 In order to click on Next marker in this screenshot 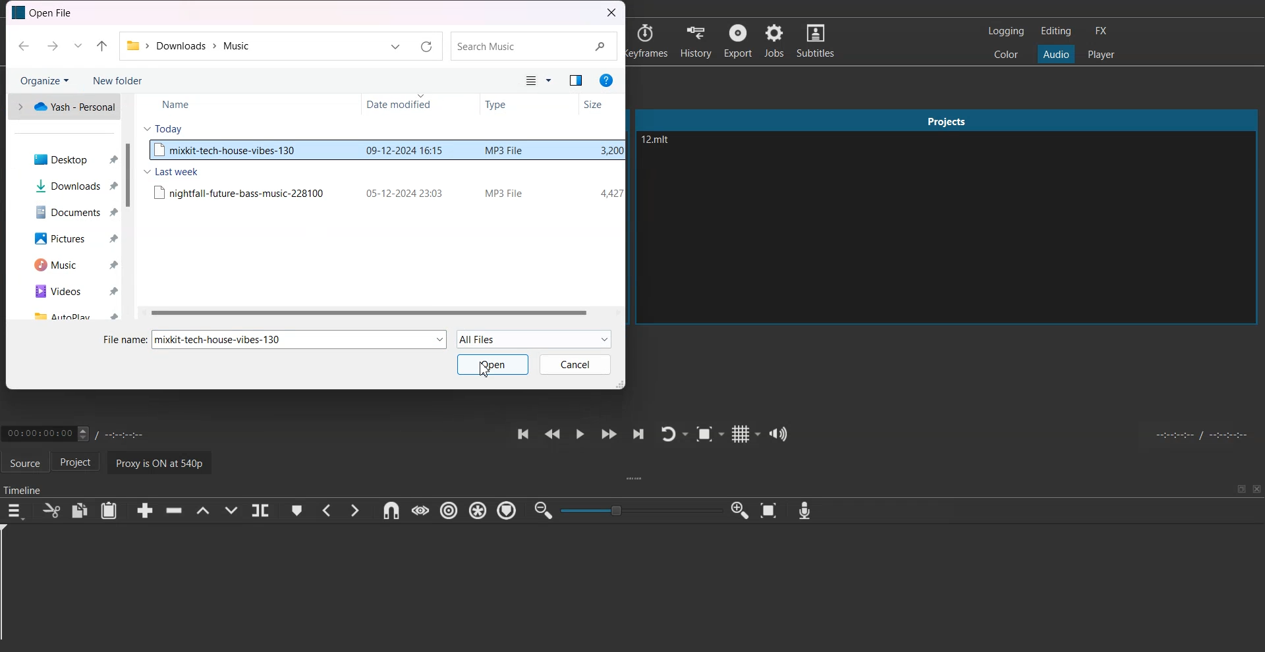, I will do `click(355, 510)`.